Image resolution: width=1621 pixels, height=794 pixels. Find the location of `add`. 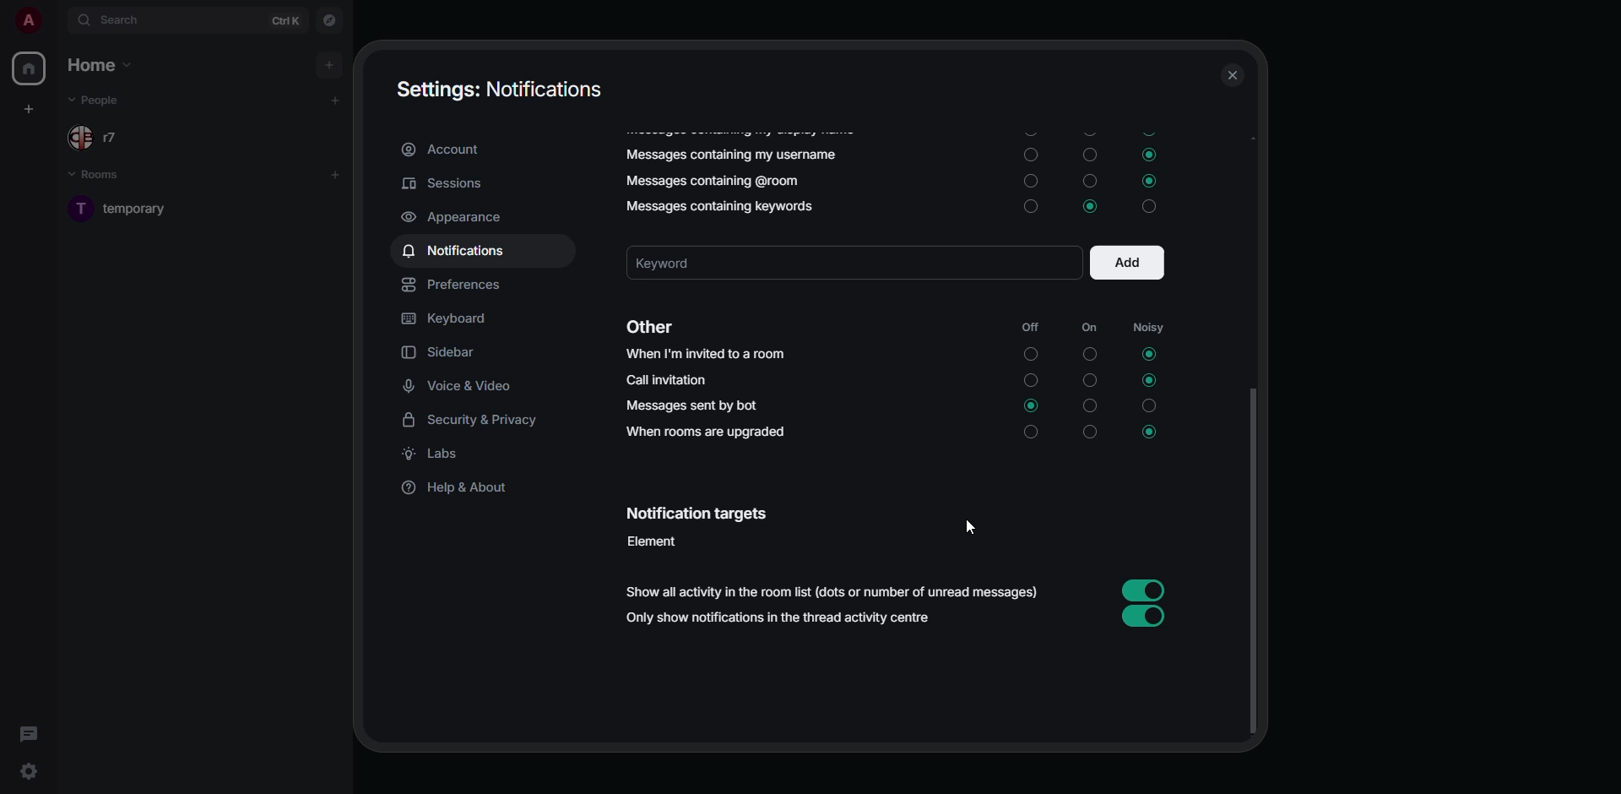

add is located at coordinates (1130, 264).